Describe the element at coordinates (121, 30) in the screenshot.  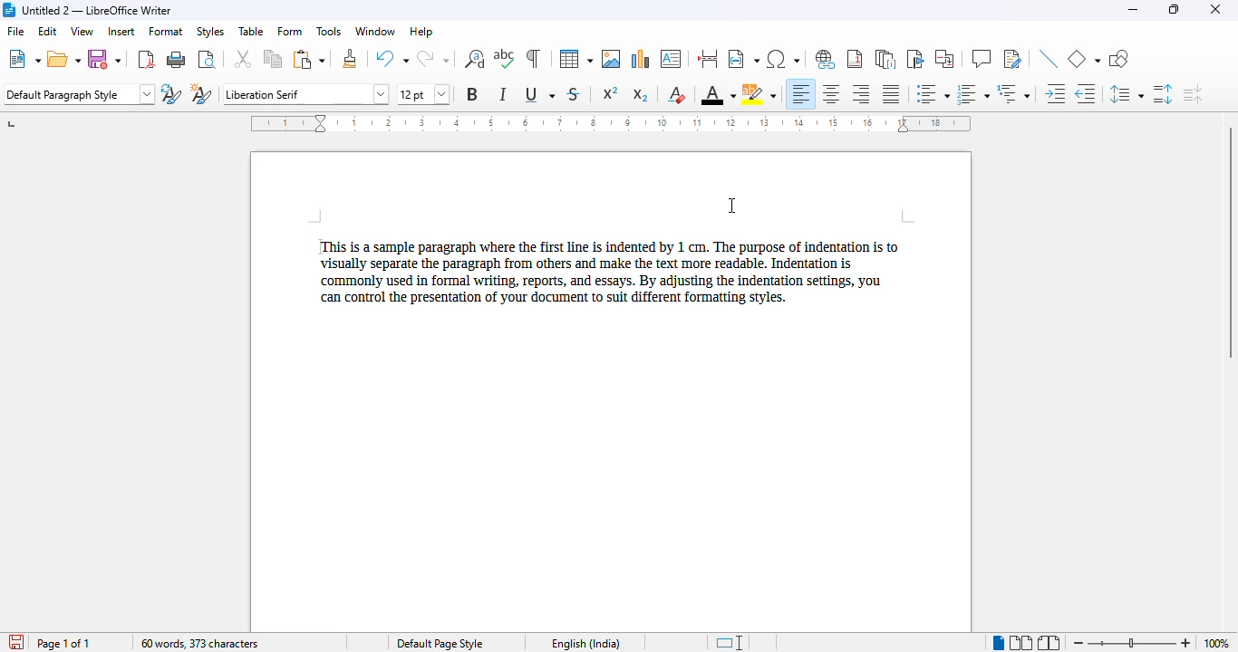
I see `insert` at that location.